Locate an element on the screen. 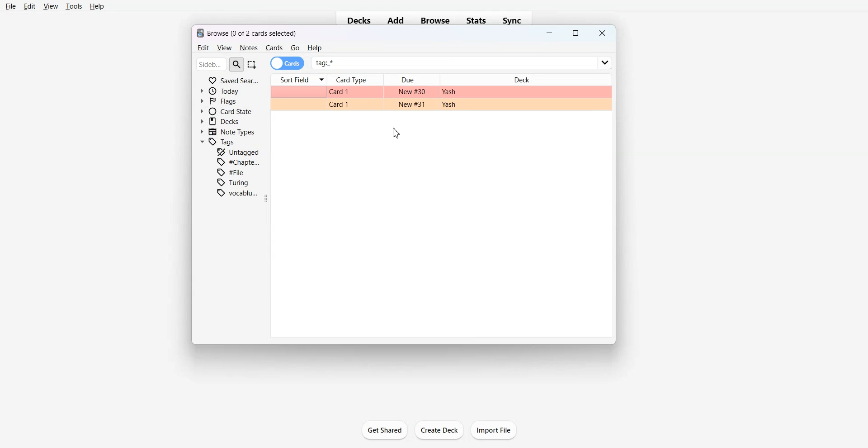  Untagged is located at coordinates (238, 152).